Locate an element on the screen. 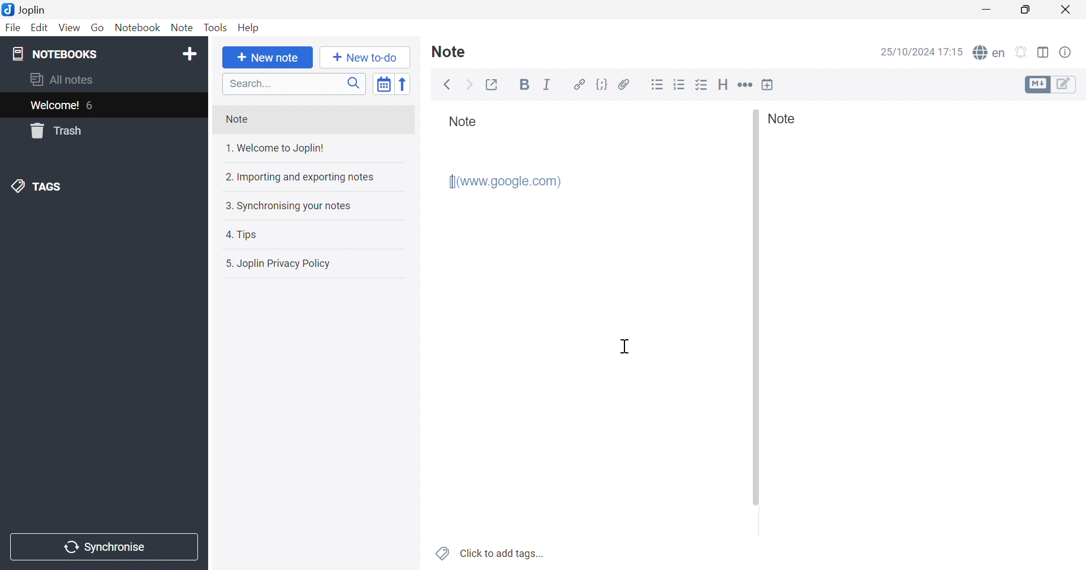  + New note is located at coordinates (268, 58).